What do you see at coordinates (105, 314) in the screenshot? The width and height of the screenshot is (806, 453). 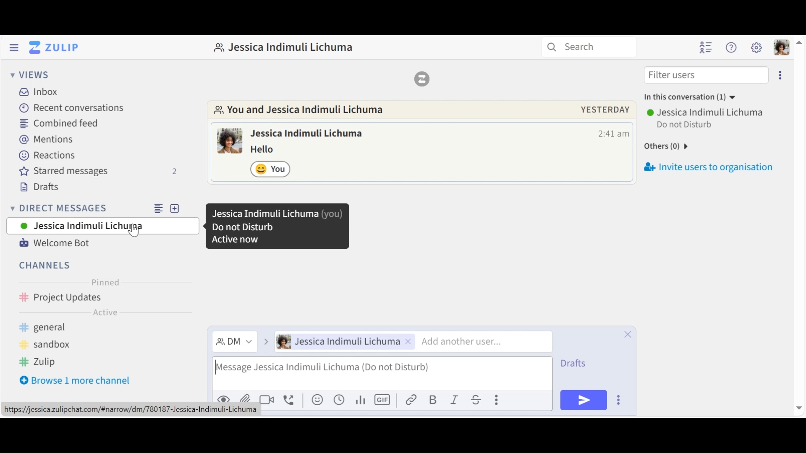 I see `Active` at bounding box center [105, 314].